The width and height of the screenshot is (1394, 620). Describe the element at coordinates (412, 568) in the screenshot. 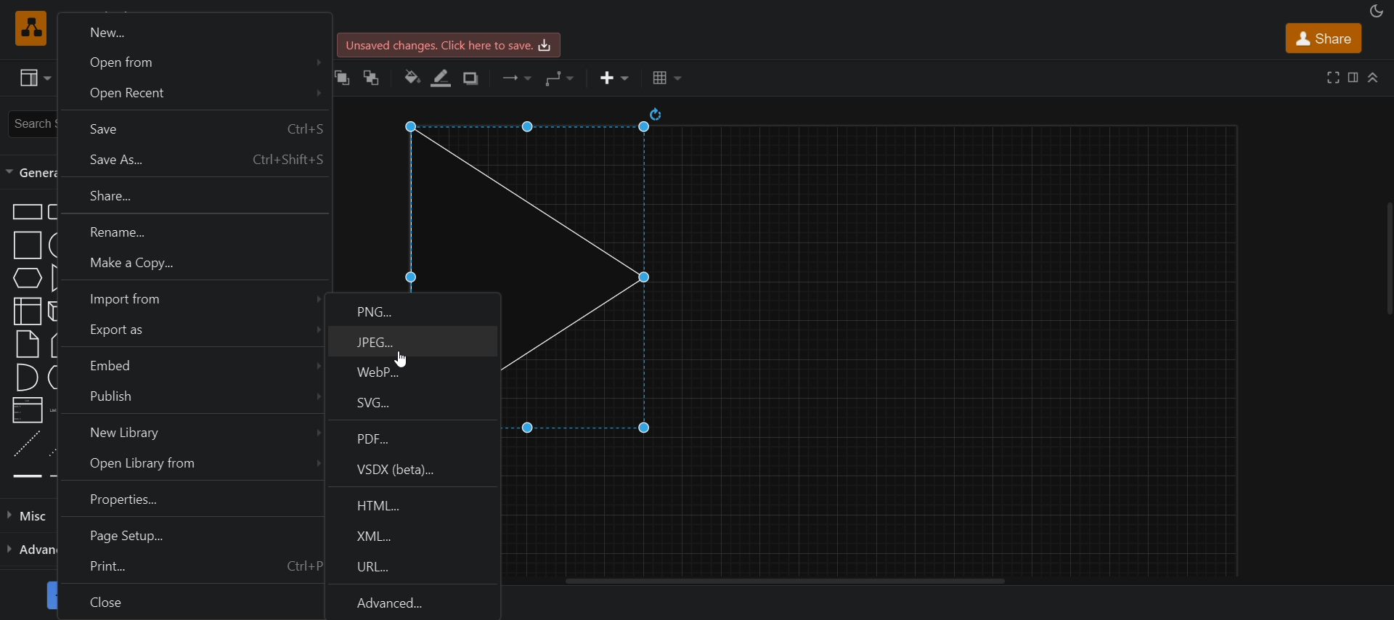

I see `url` at that location.